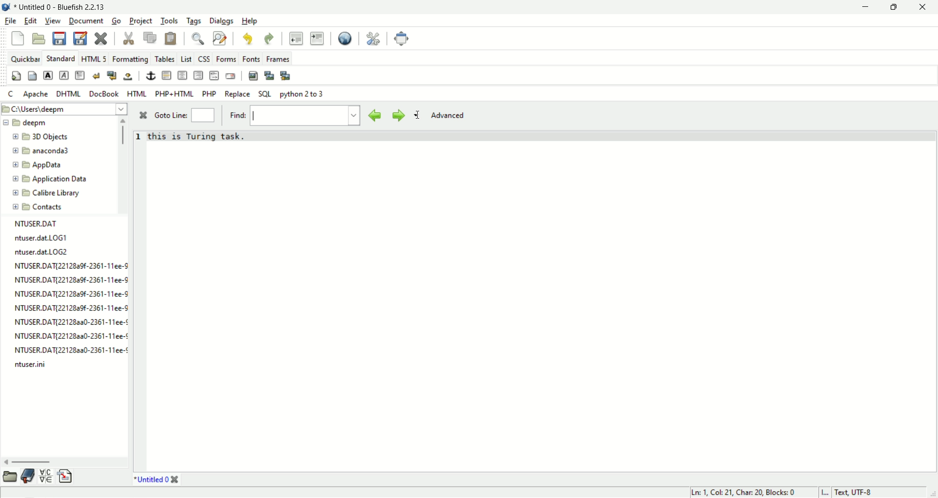 The height and width of the screenshot is (498, 938). Describe the element at coordinates (237, 94) in the screenshot. I see `Replace` at that location.